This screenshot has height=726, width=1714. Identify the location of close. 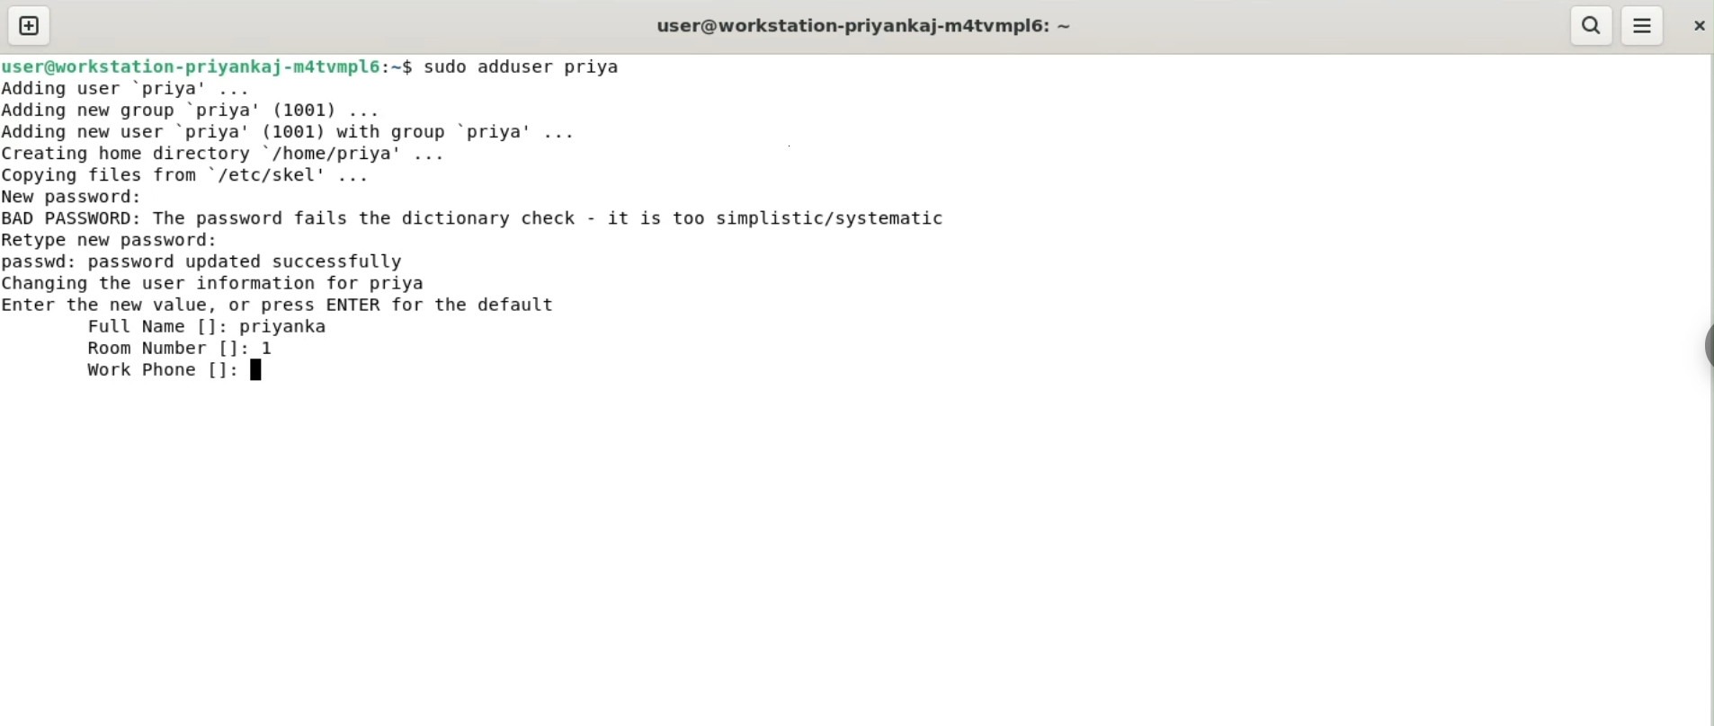
(1697, 21).